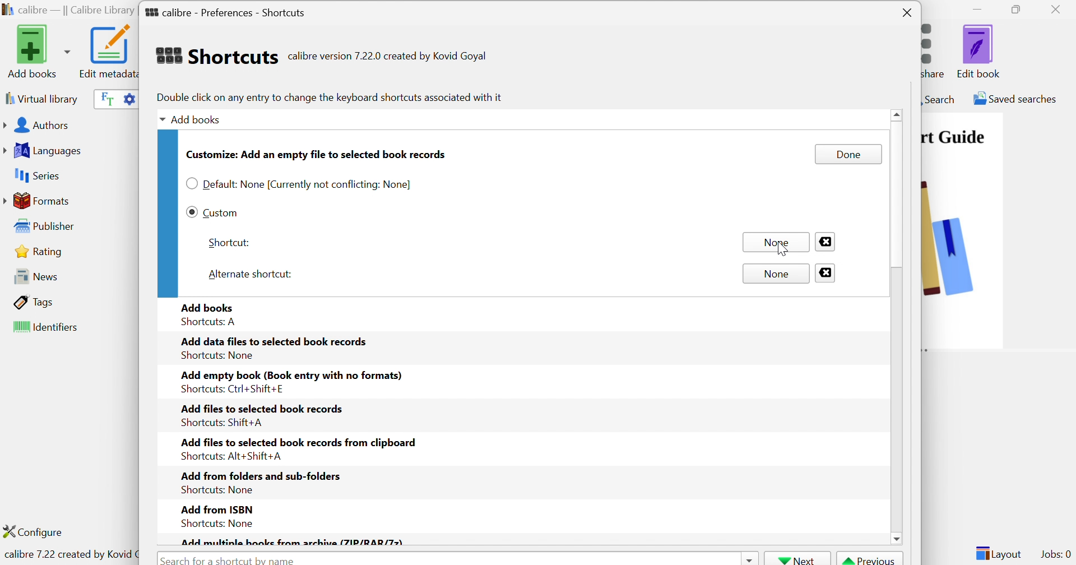 This screenshot has width=1076, height=565. What do you see at coordinates (824, 240) in the screenshot?
I see `Close` at bounding box center [824, 240].